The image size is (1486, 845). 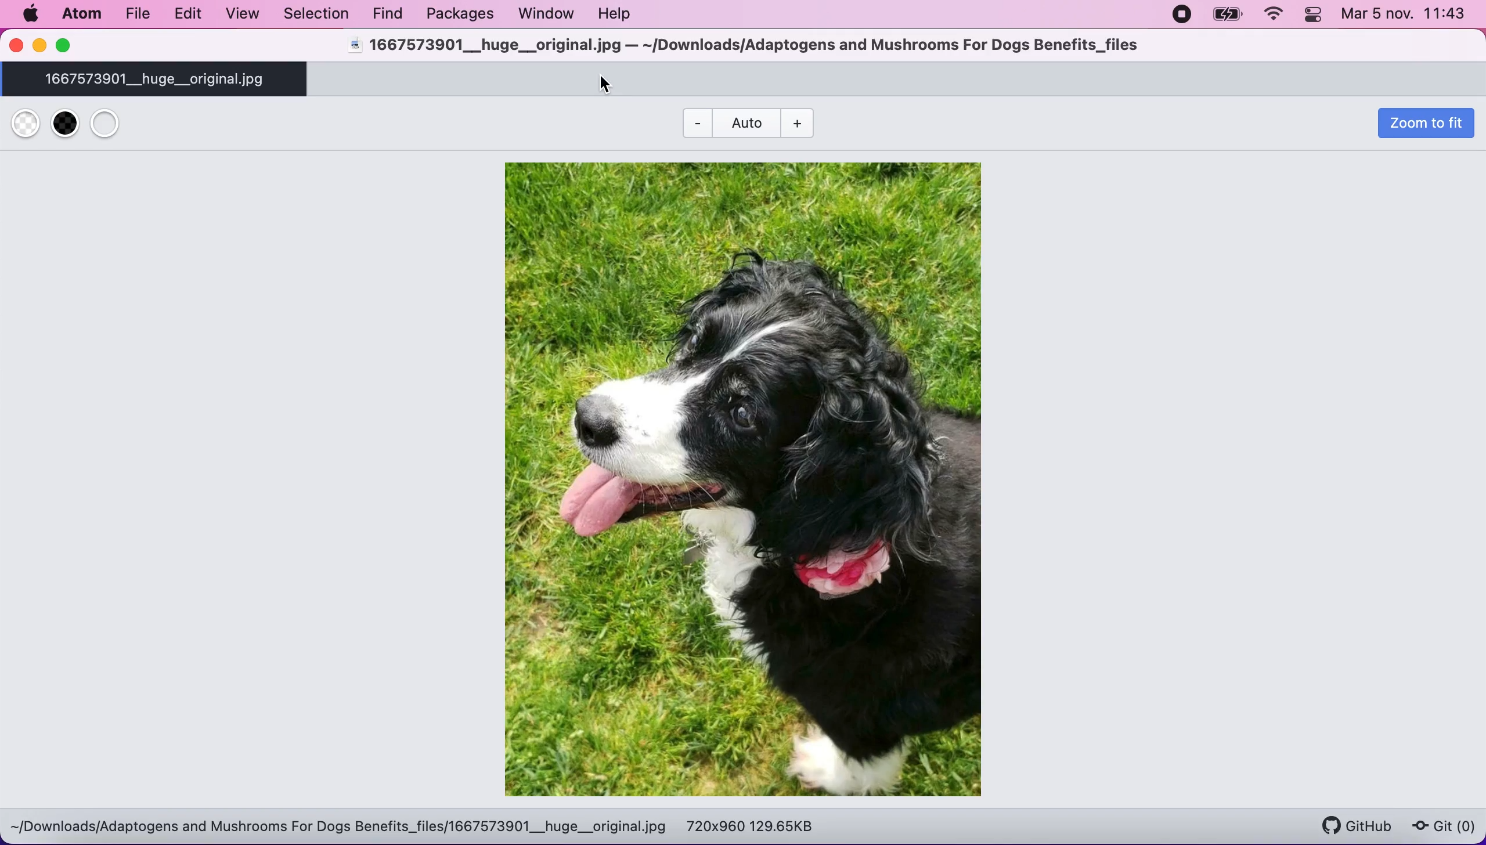 What do you see at coordinates (621, 16) in the screenshot?
I see `help` at bounding box center [621, 16].